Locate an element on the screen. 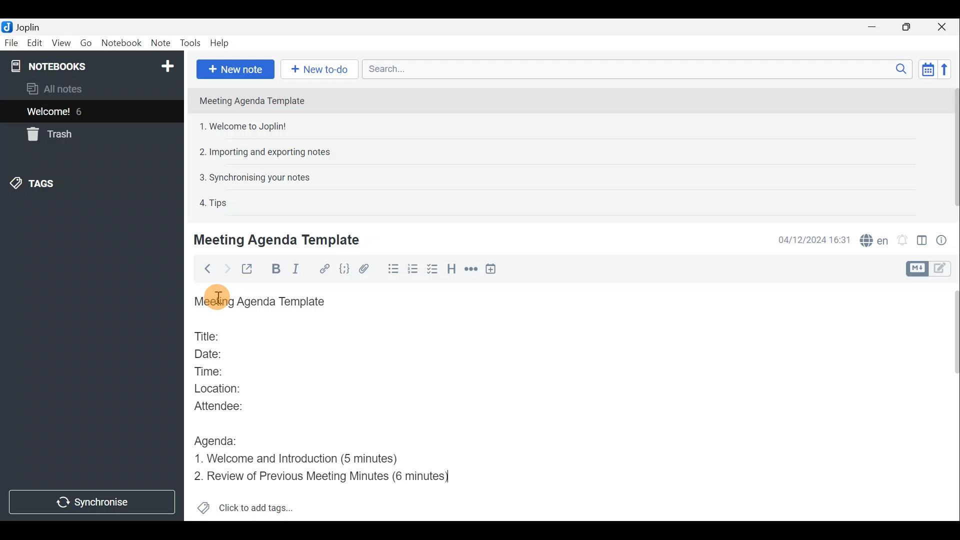 This screenshot has width=960, height=540. Time: is located at coordinates (209, 369).